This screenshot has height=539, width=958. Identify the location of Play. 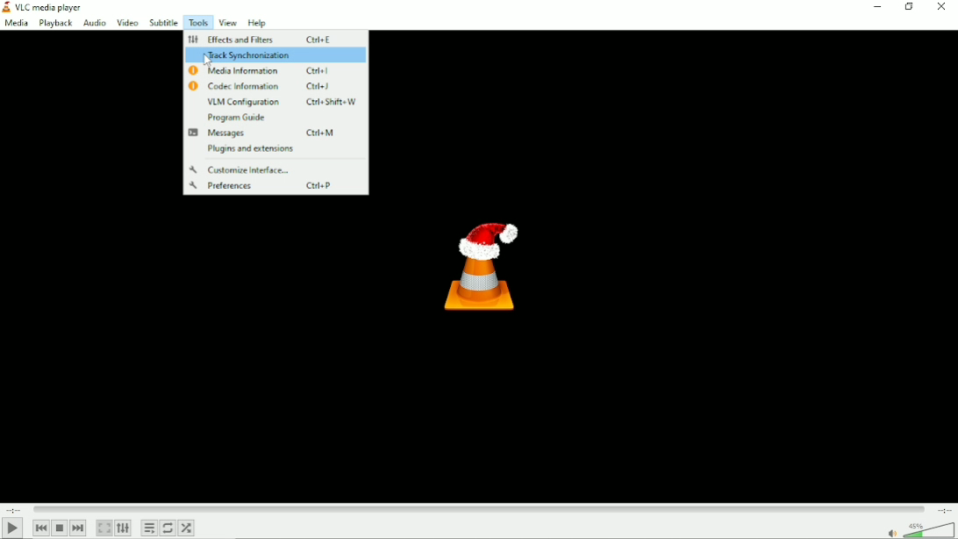
(12, 528).